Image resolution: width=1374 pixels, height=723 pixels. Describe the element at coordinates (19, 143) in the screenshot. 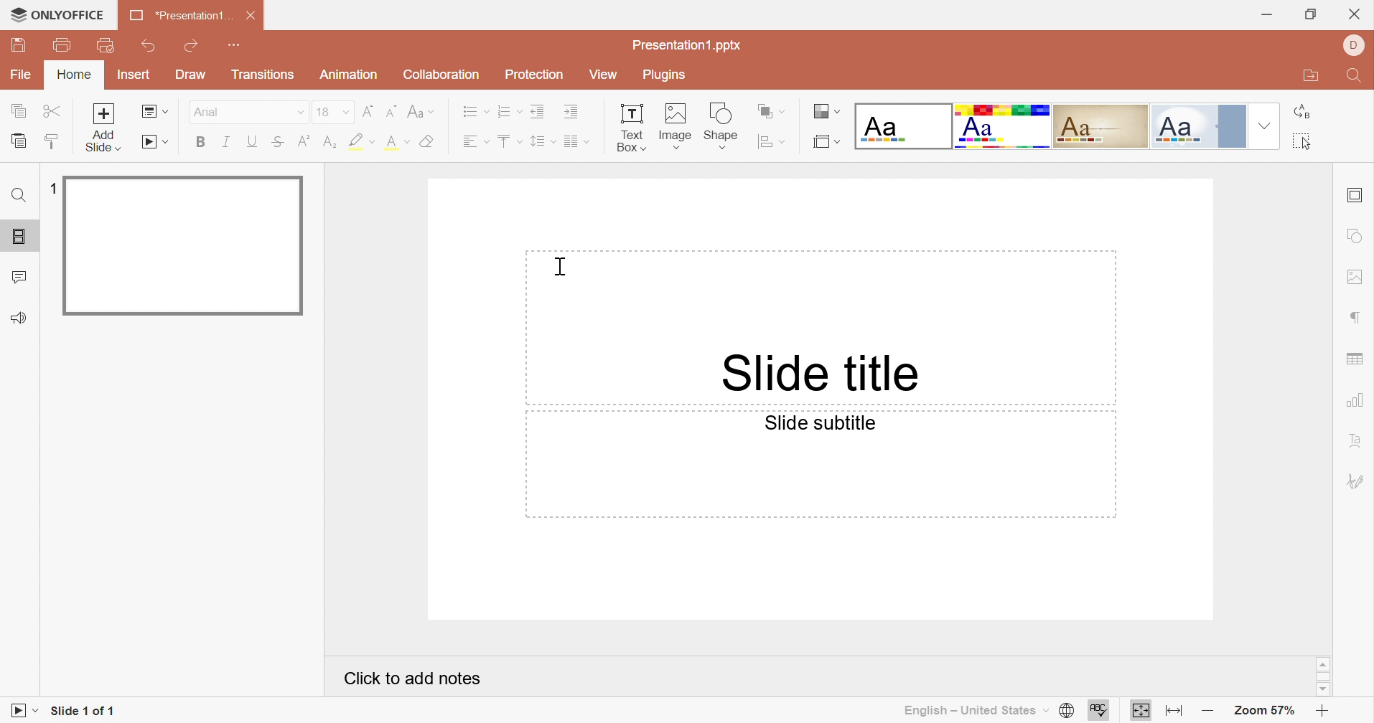

I see `Paste` at that location.